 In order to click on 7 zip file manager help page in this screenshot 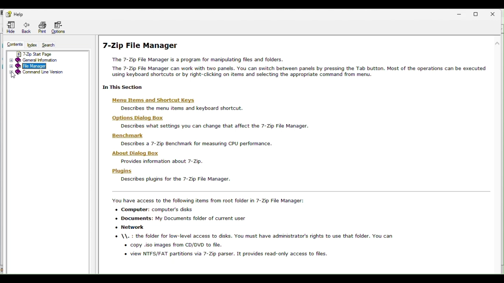, I will do `click(301, 63)`.